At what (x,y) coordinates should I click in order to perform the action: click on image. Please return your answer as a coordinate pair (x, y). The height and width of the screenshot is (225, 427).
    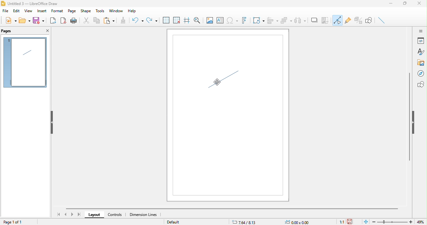
    Looking at the image, I should click on (209, 20).